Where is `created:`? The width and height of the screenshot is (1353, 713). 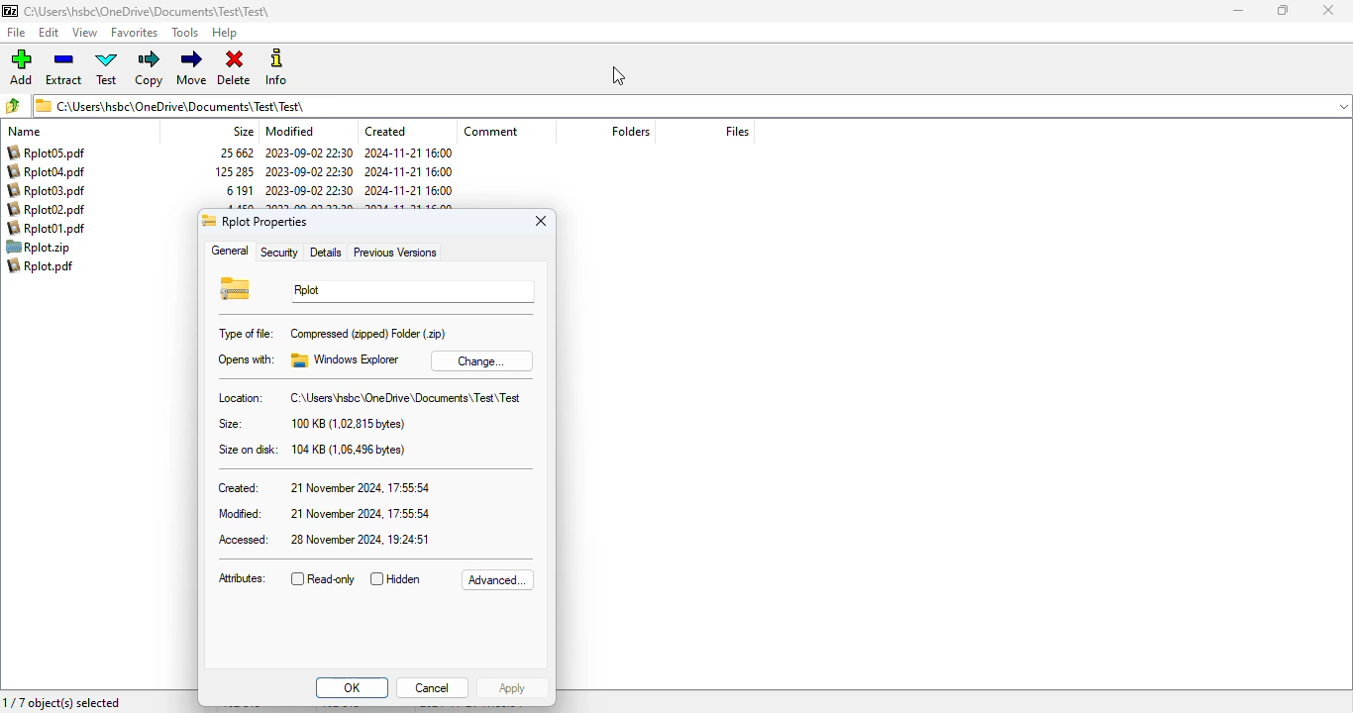 created: is located at coordinates (238, 488).